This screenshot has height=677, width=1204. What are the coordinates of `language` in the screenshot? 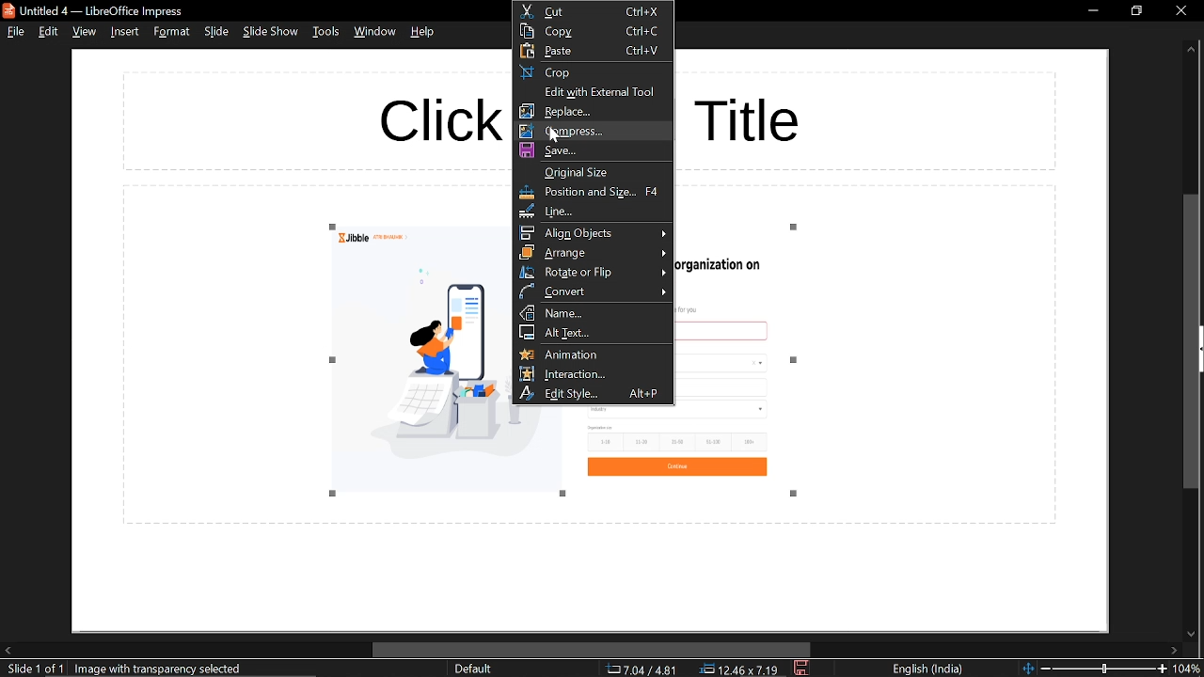 It's located at (930, 669).